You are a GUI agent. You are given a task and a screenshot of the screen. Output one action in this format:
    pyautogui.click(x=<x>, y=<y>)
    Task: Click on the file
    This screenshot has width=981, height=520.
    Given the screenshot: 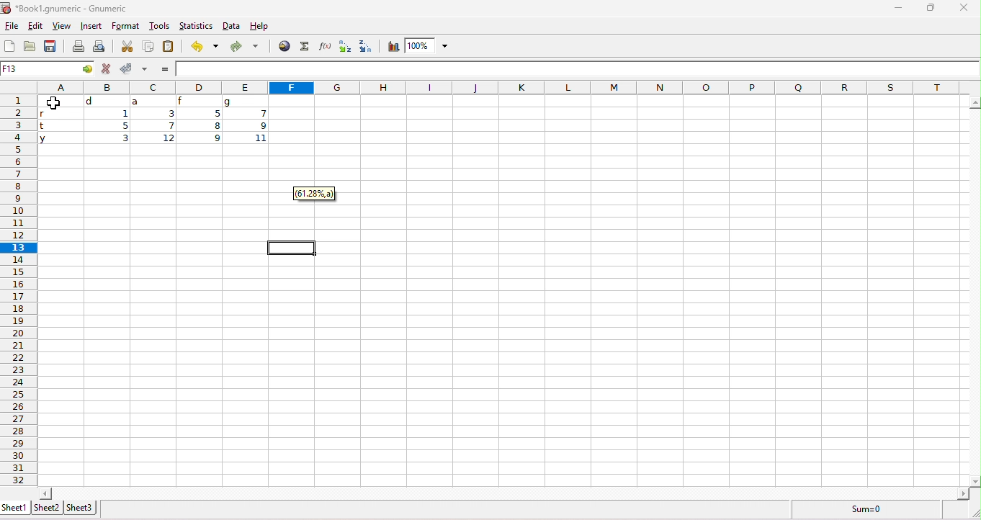 What is the action you would take?
    pyautogui.click(x=10, y=26)
    